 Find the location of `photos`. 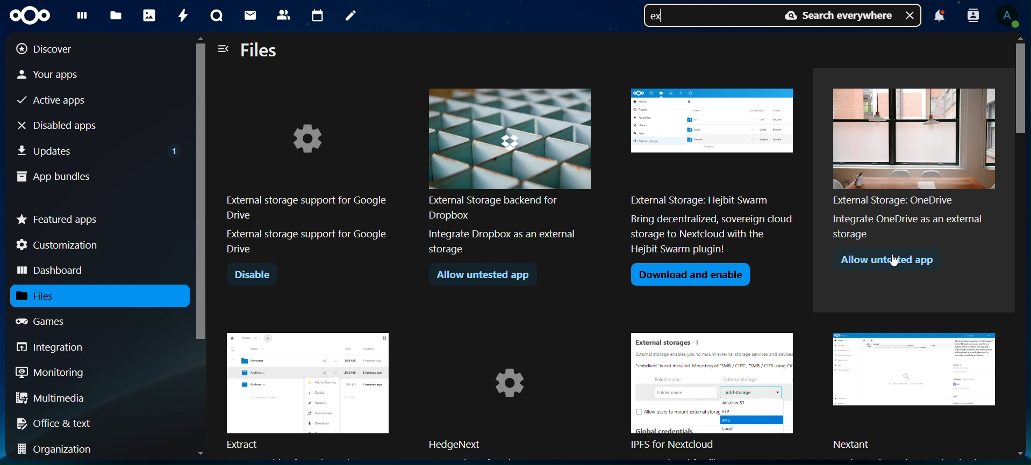

photos is located at coordinates (148, 14).